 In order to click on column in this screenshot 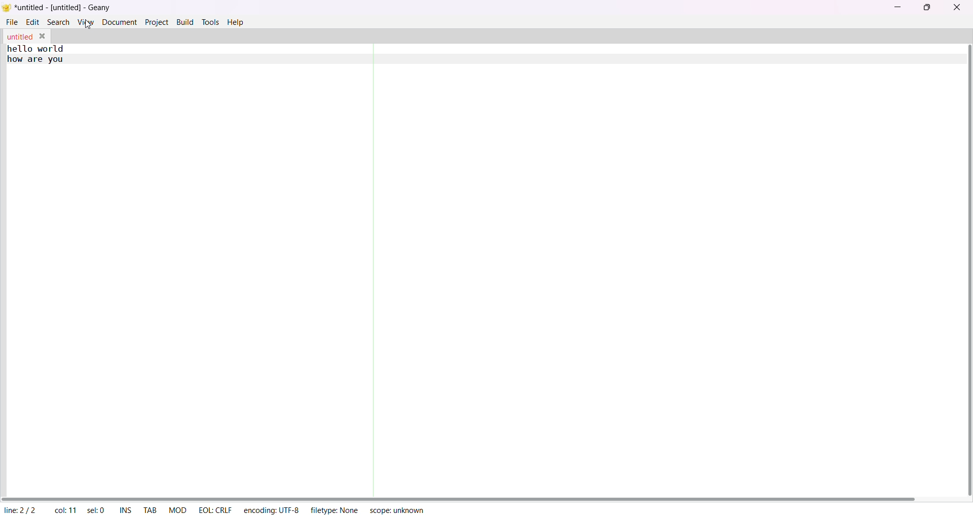, I will do `click(65, 510)`.